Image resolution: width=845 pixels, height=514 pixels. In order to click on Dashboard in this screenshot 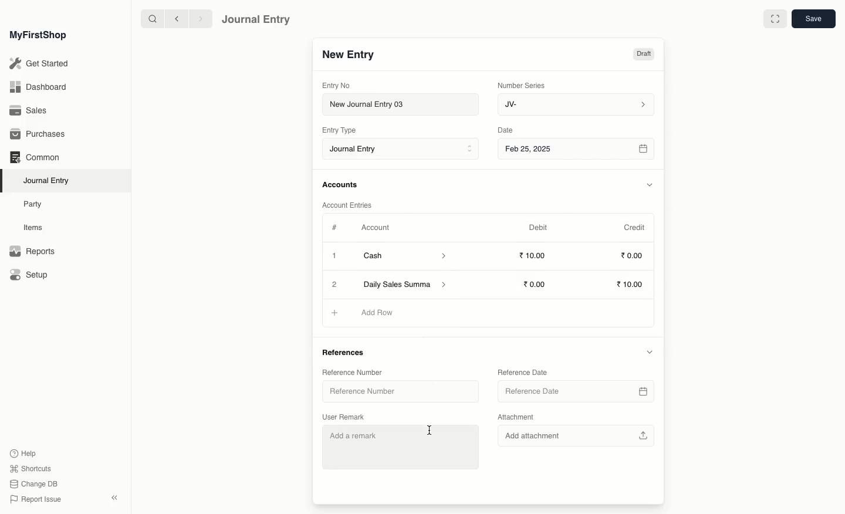, I will do `click(38, 86)`.